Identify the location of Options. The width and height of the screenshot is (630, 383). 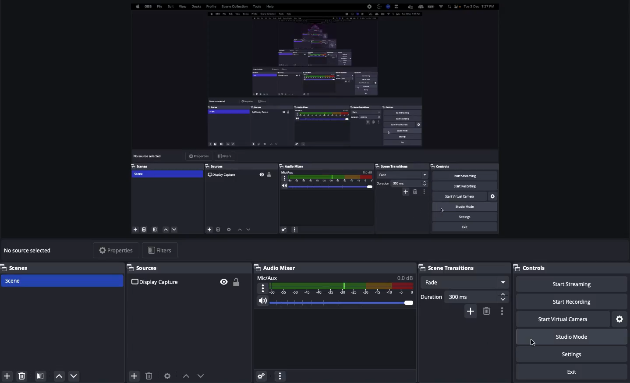
(501, 312).